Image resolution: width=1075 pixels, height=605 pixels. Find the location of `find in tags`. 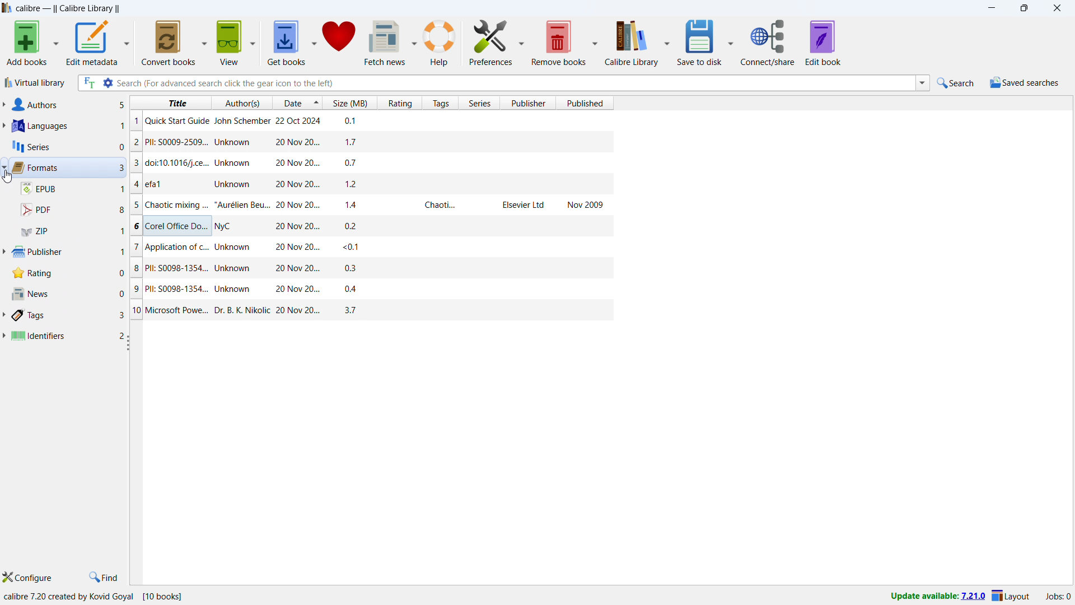

find in tags is located at coordinates (104, 576).